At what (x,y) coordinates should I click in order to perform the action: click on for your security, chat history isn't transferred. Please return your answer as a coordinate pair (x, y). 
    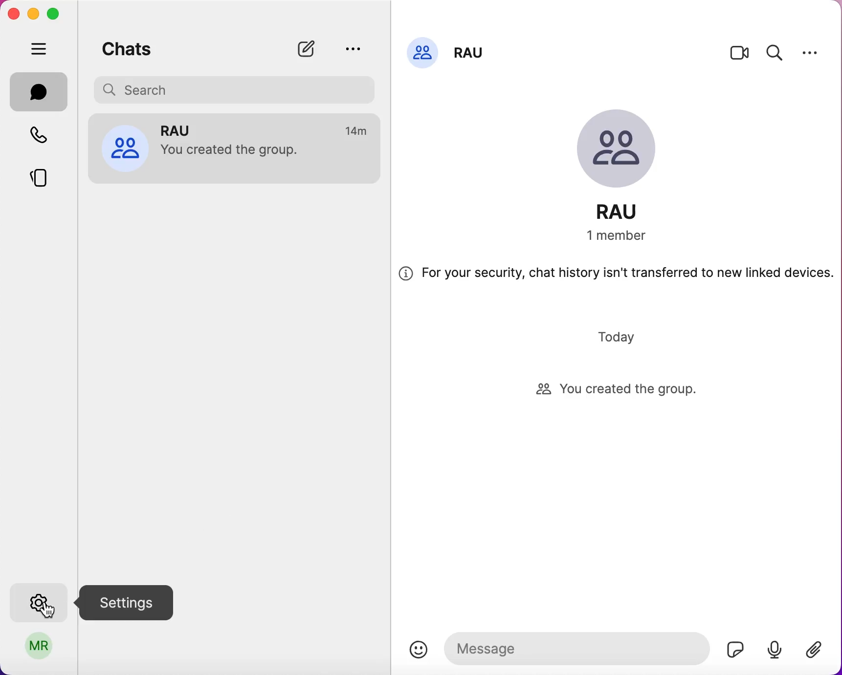
    Looking at the image, I should click on (619, 275).